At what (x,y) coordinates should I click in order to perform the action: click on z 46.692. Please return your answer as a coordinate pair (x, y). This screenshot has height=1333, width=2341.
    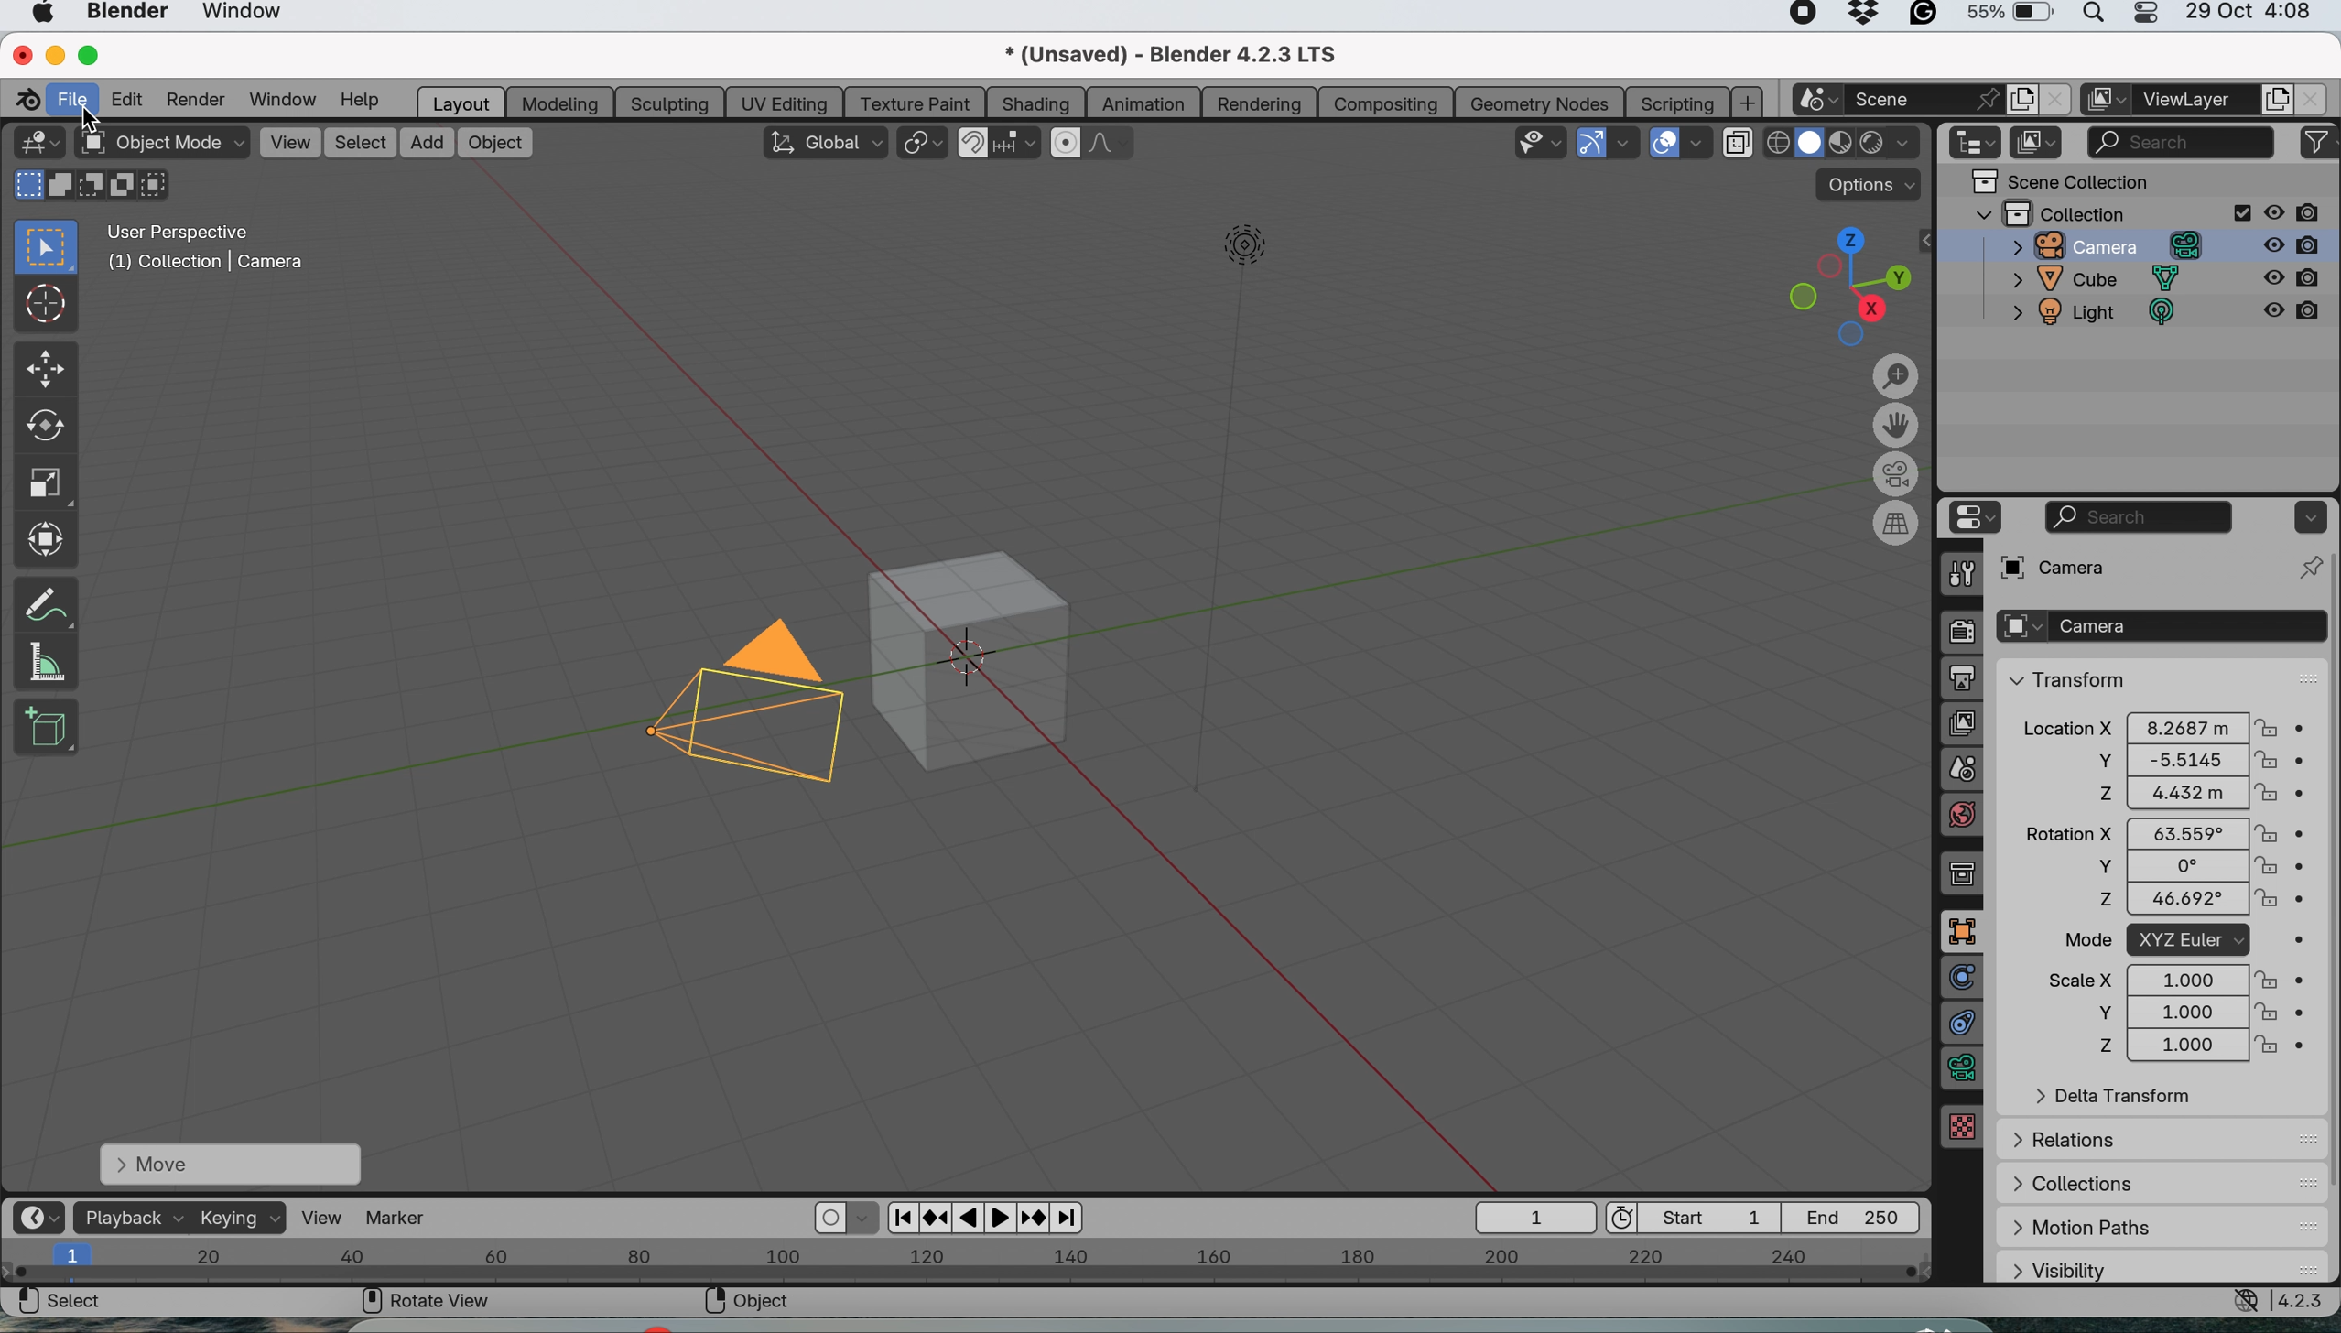
    Looking at the image, I should click on (2162, 903).